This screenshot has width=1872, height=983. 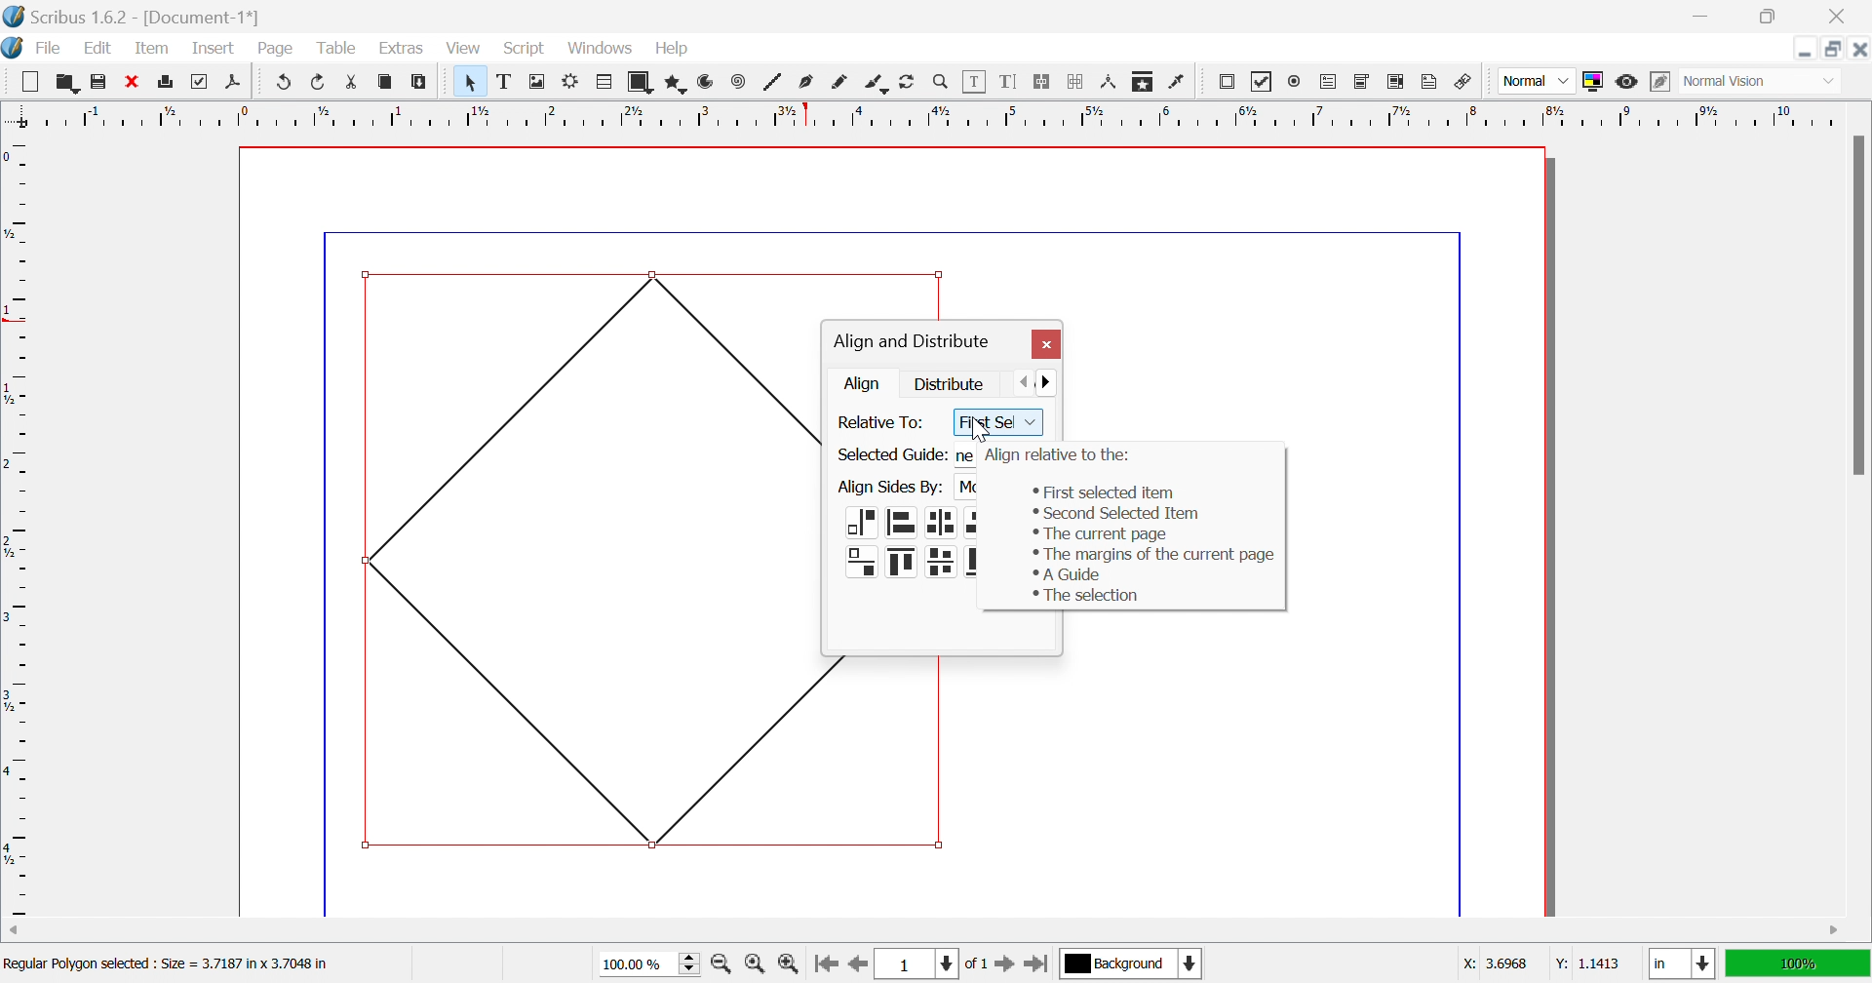 What do you see at coordinates (652, 964) in the screenshot?
I see `100.00%` at bounding box center [652, 964].